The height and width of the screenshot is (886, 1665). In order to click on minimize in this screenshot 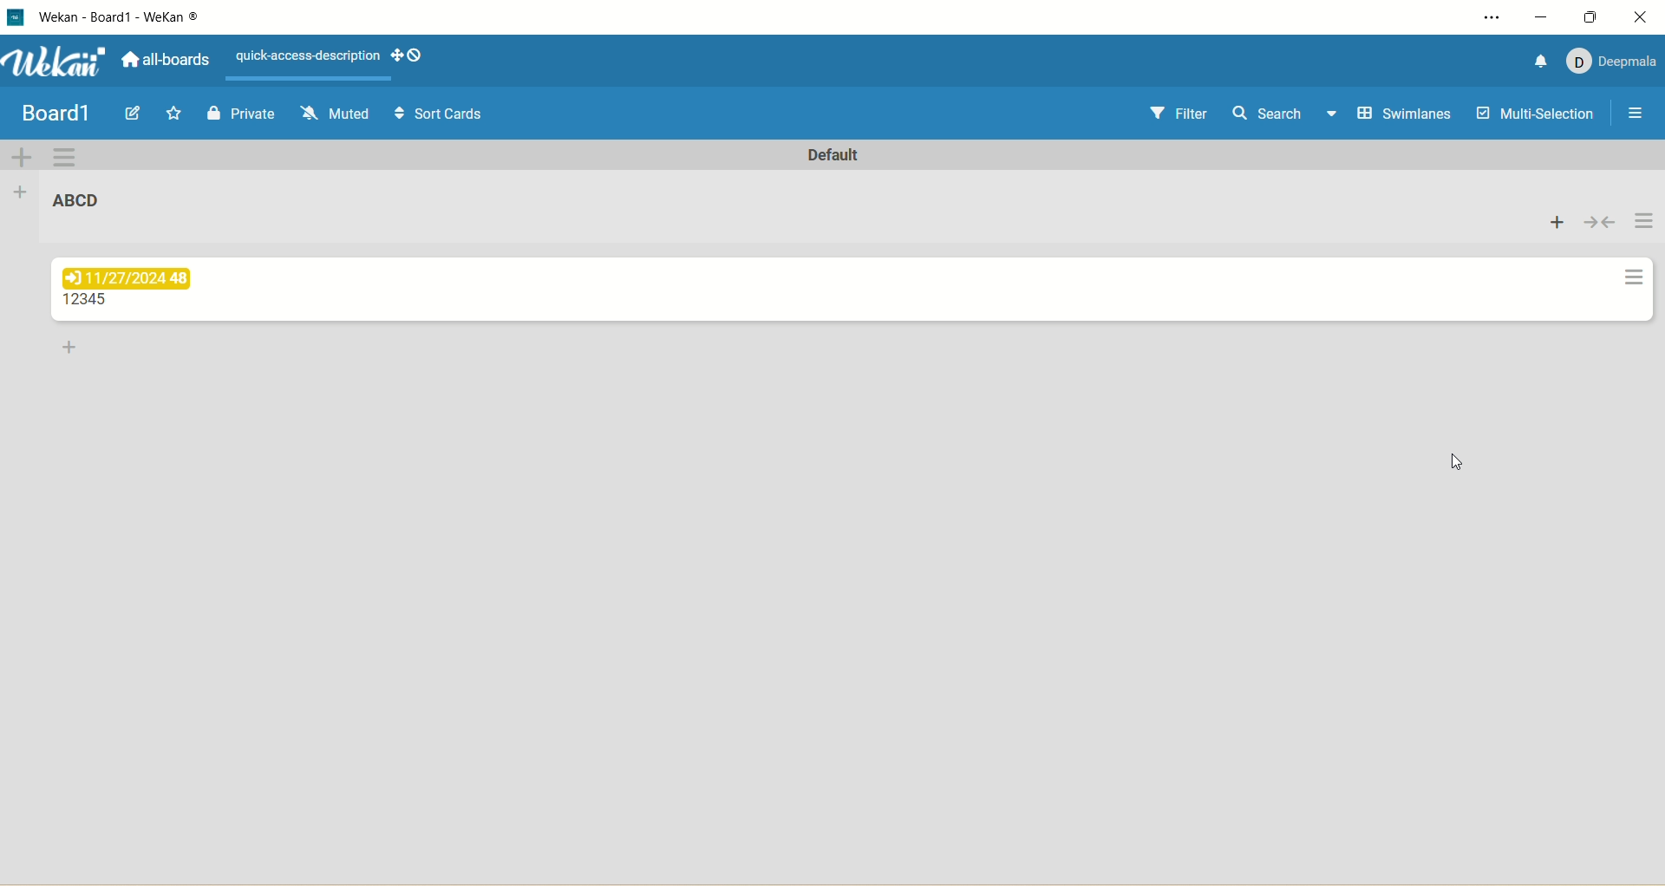, I will do `click(1543, 19)`.